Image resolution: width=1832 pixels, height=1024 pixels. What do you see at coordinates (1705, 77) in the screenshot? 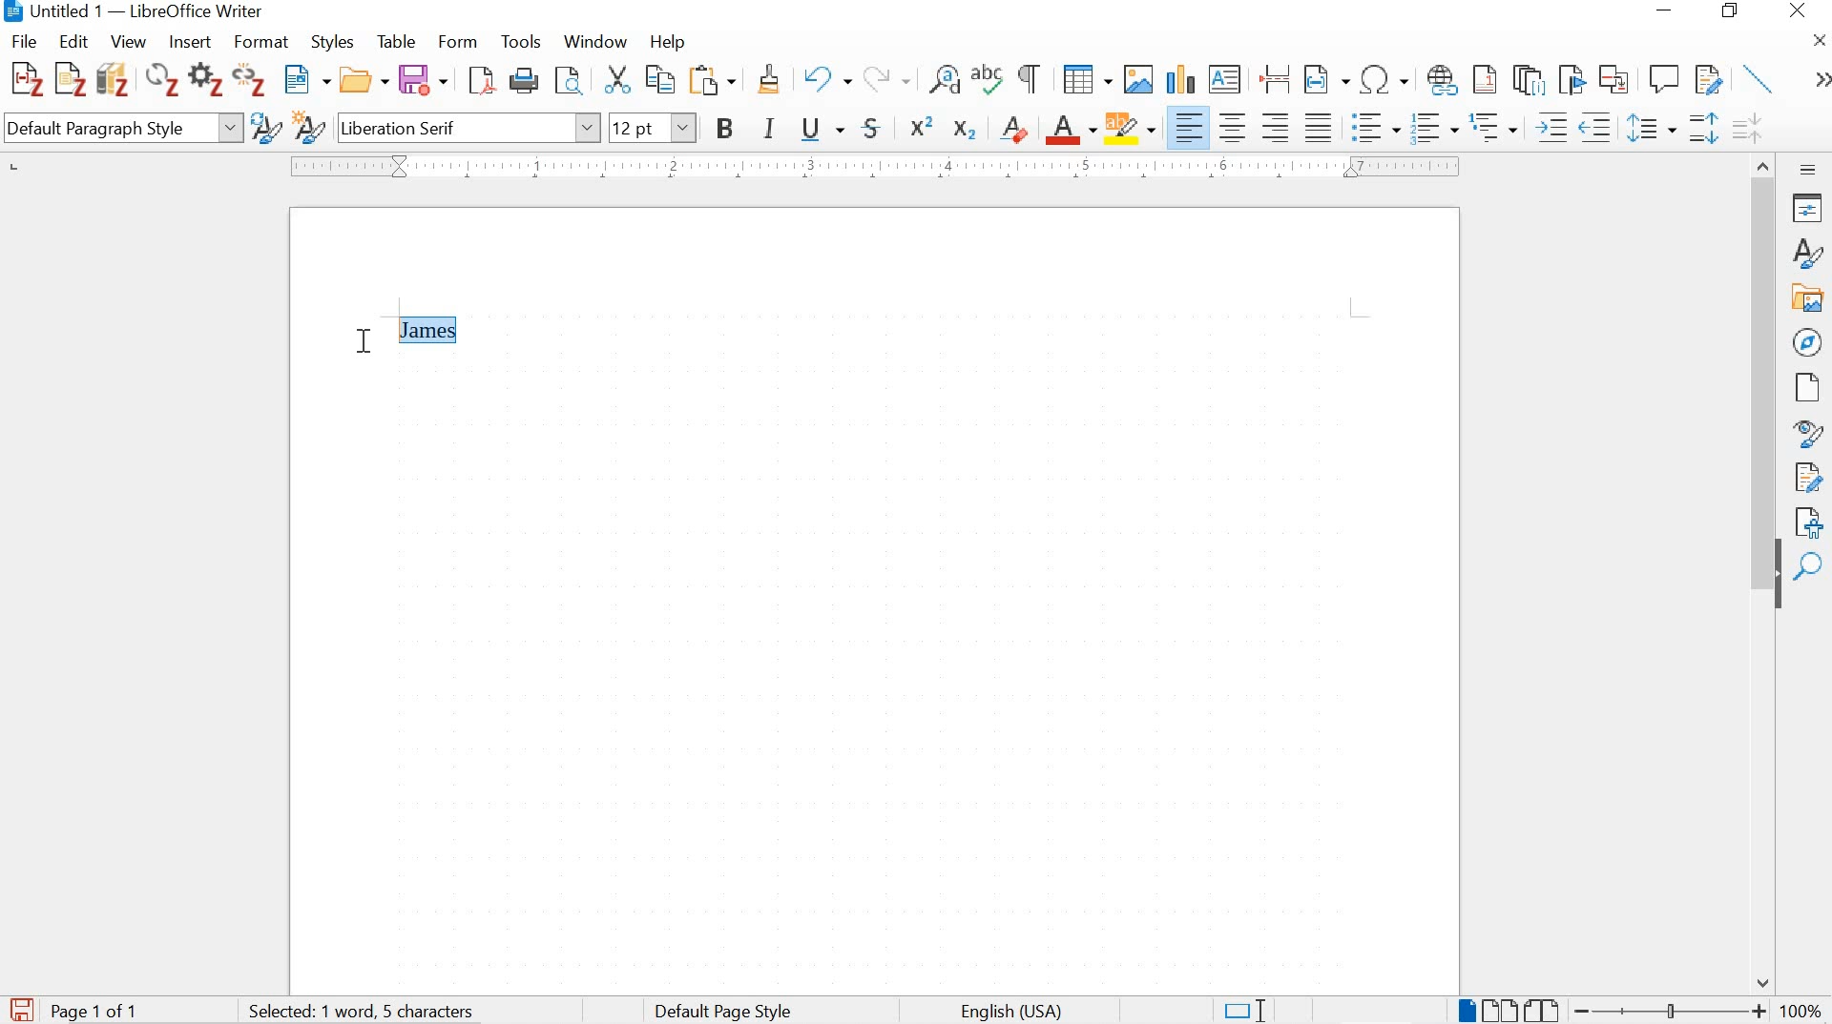
I see `track changes function` at bounding box center [1705, 77].